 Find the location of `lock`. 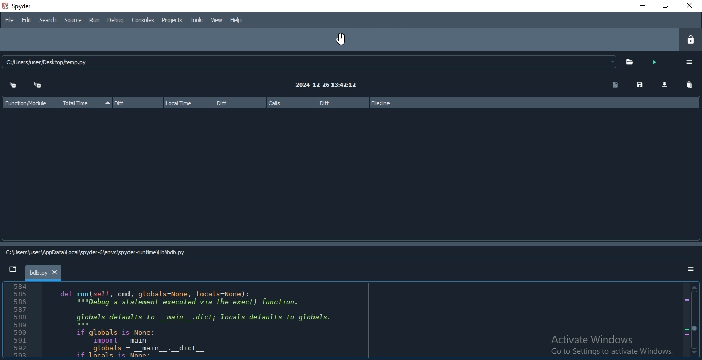

lock is located at coordinates (692, 39).